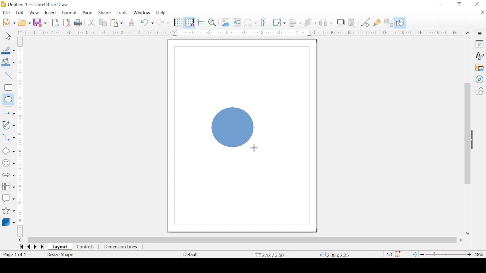 The height and width of the screenshot is (273, 486). What do you see at coordinates (15, 255) in the screenshot?
I see `page count` at bounding box center [15, 255].